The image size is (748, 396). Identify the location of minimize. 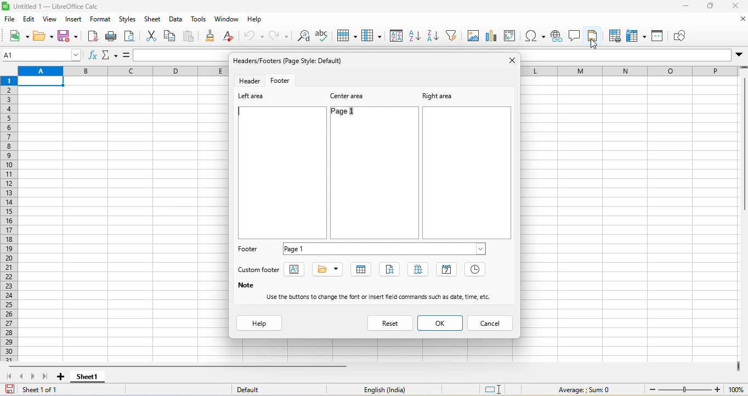
(688, 7).